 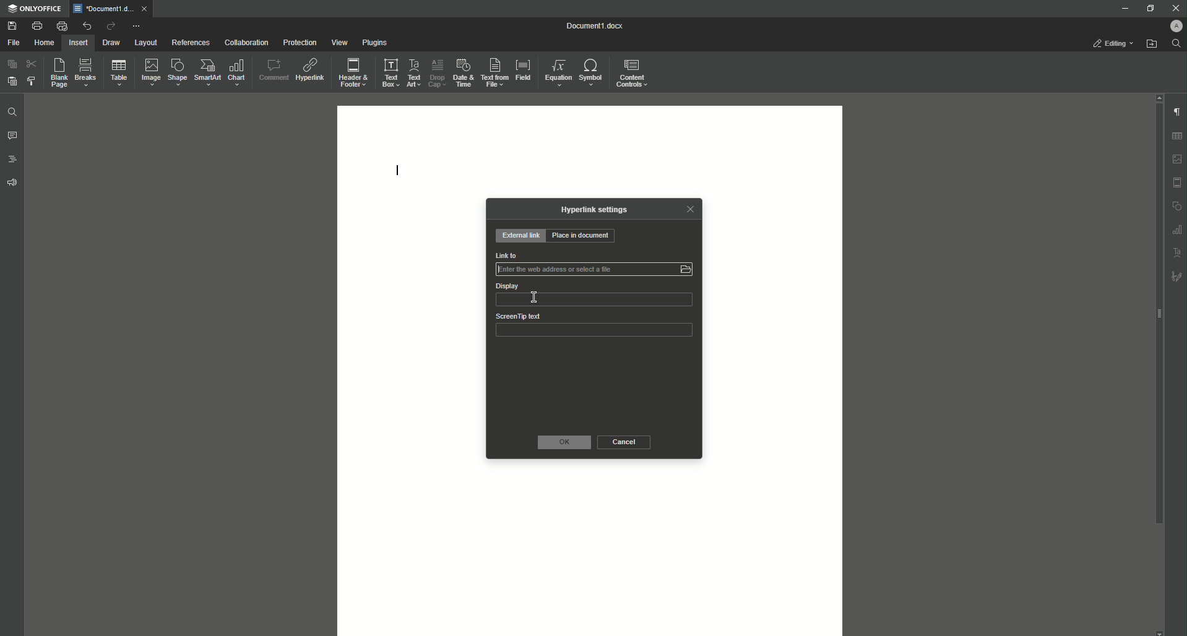 What do you see at coordinates (209, 72) in the screenshot?
I see `SmartArt` at bounding box center [209, 72].